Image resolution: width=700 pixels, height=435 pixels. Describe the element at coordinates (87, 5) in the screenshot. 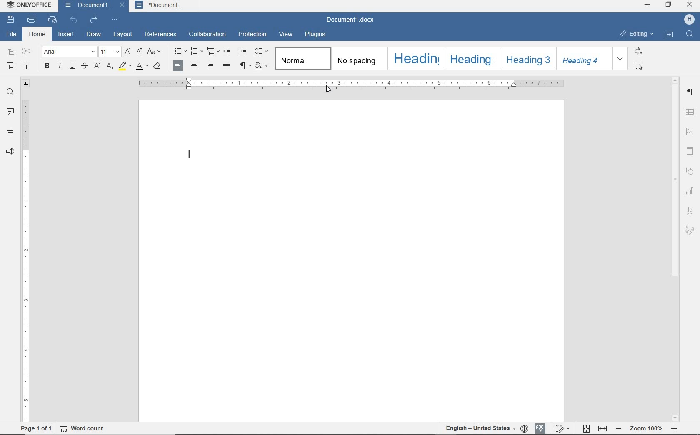

I see `DOCUMENT1` at that location.